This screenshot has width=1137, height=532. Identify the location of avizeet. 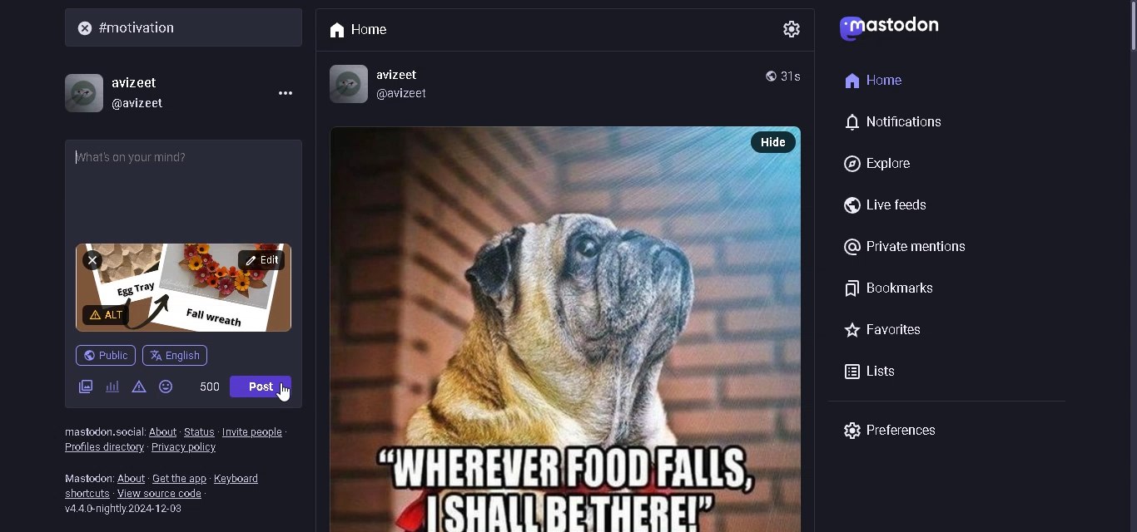
(401, 74).